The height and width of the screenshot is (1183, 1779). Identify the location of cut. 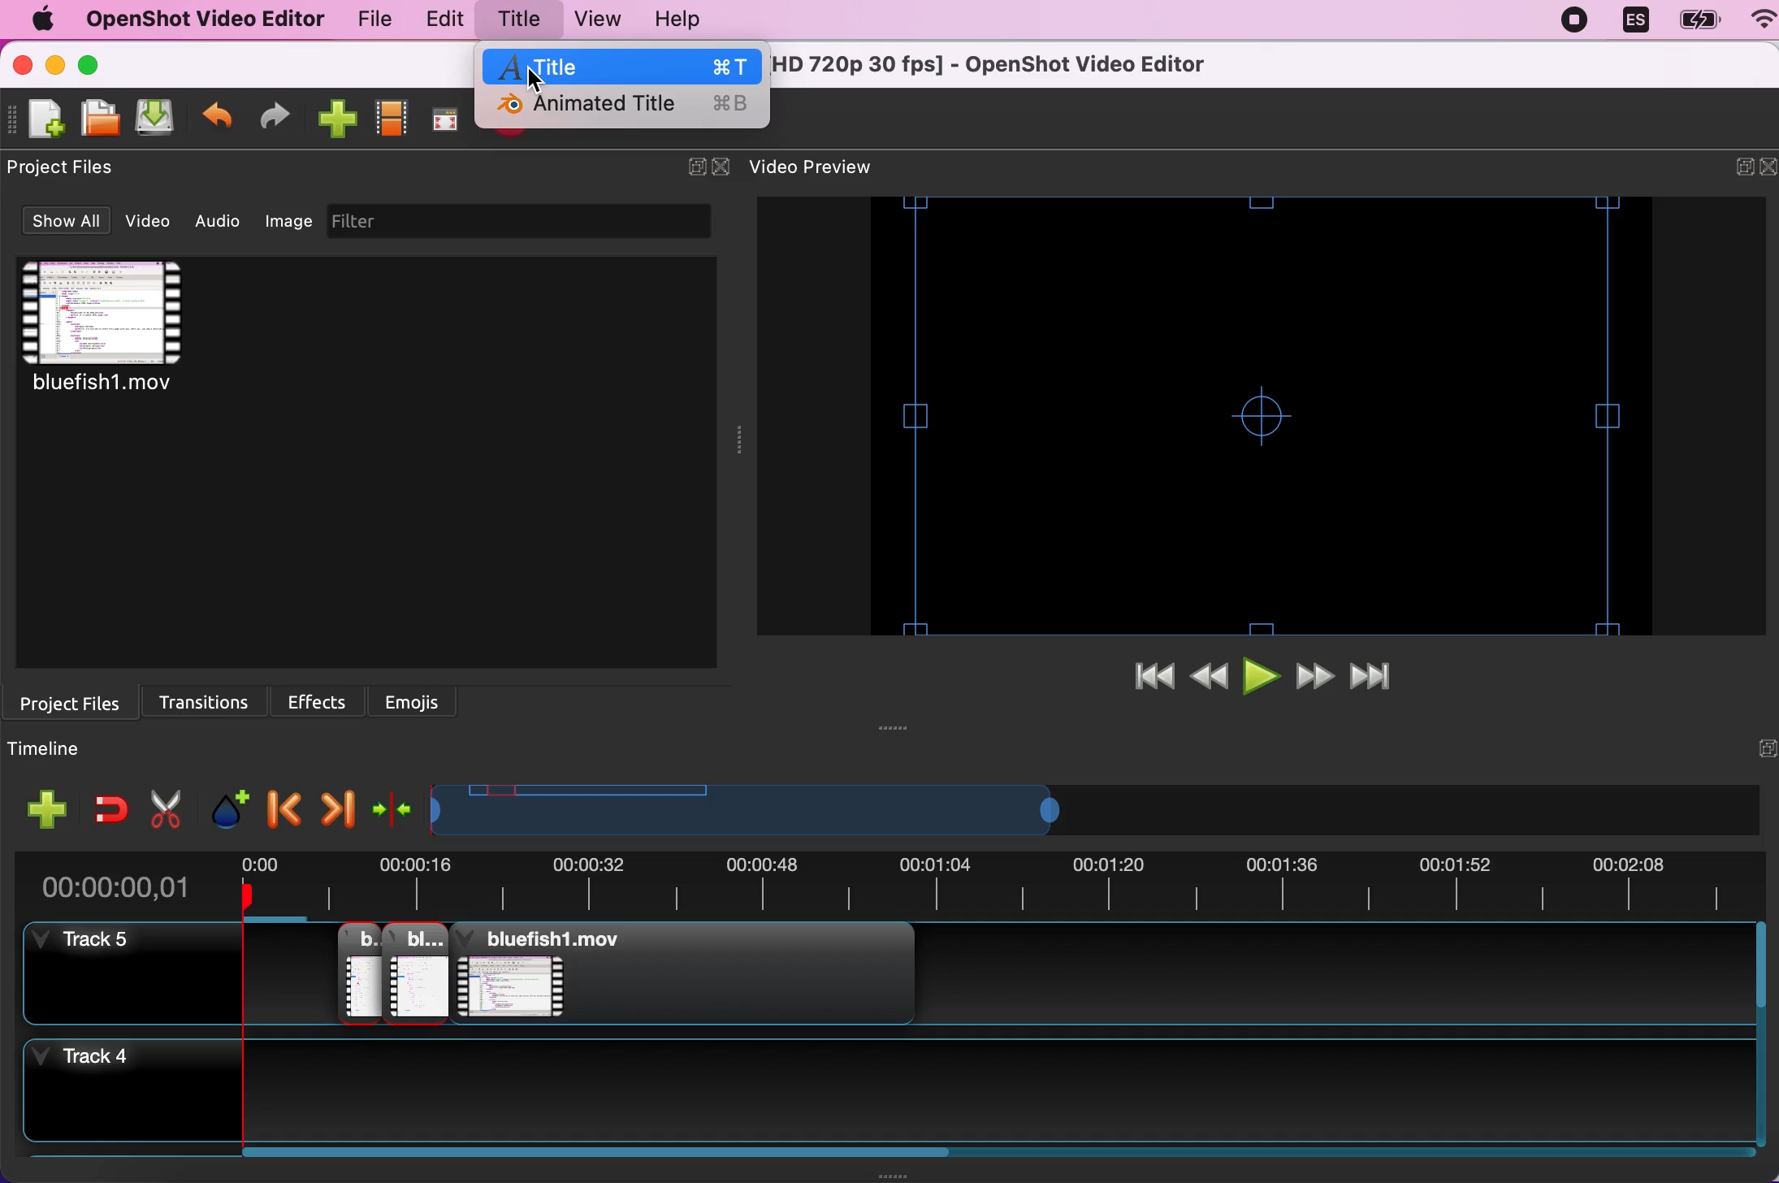
(167, 806).